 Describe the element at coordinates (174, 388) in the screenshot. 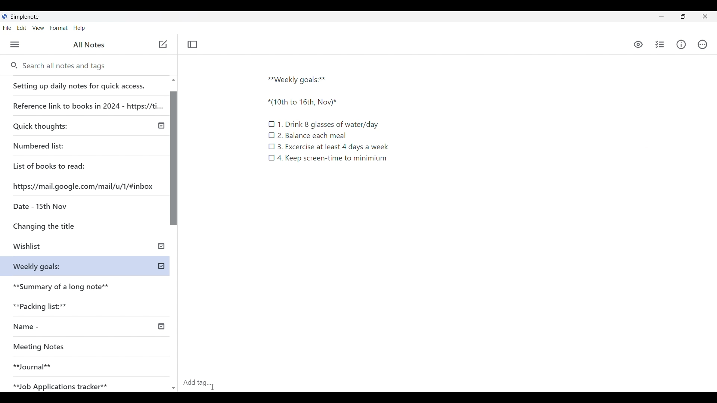

I see `Quick slide to top` at that location.